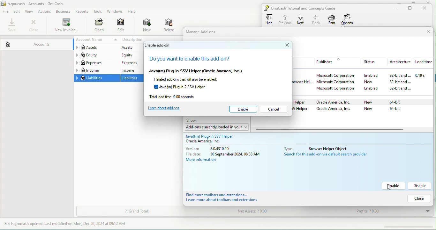 This screenshot has height=230, width=436. I want to click on bussiness, so click(63, 11).